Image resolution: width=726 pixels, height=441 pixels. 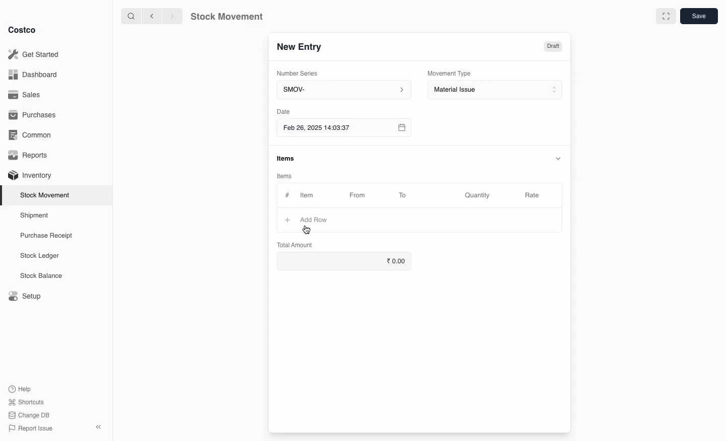 I want to click on items, so click(x=287, y=159).